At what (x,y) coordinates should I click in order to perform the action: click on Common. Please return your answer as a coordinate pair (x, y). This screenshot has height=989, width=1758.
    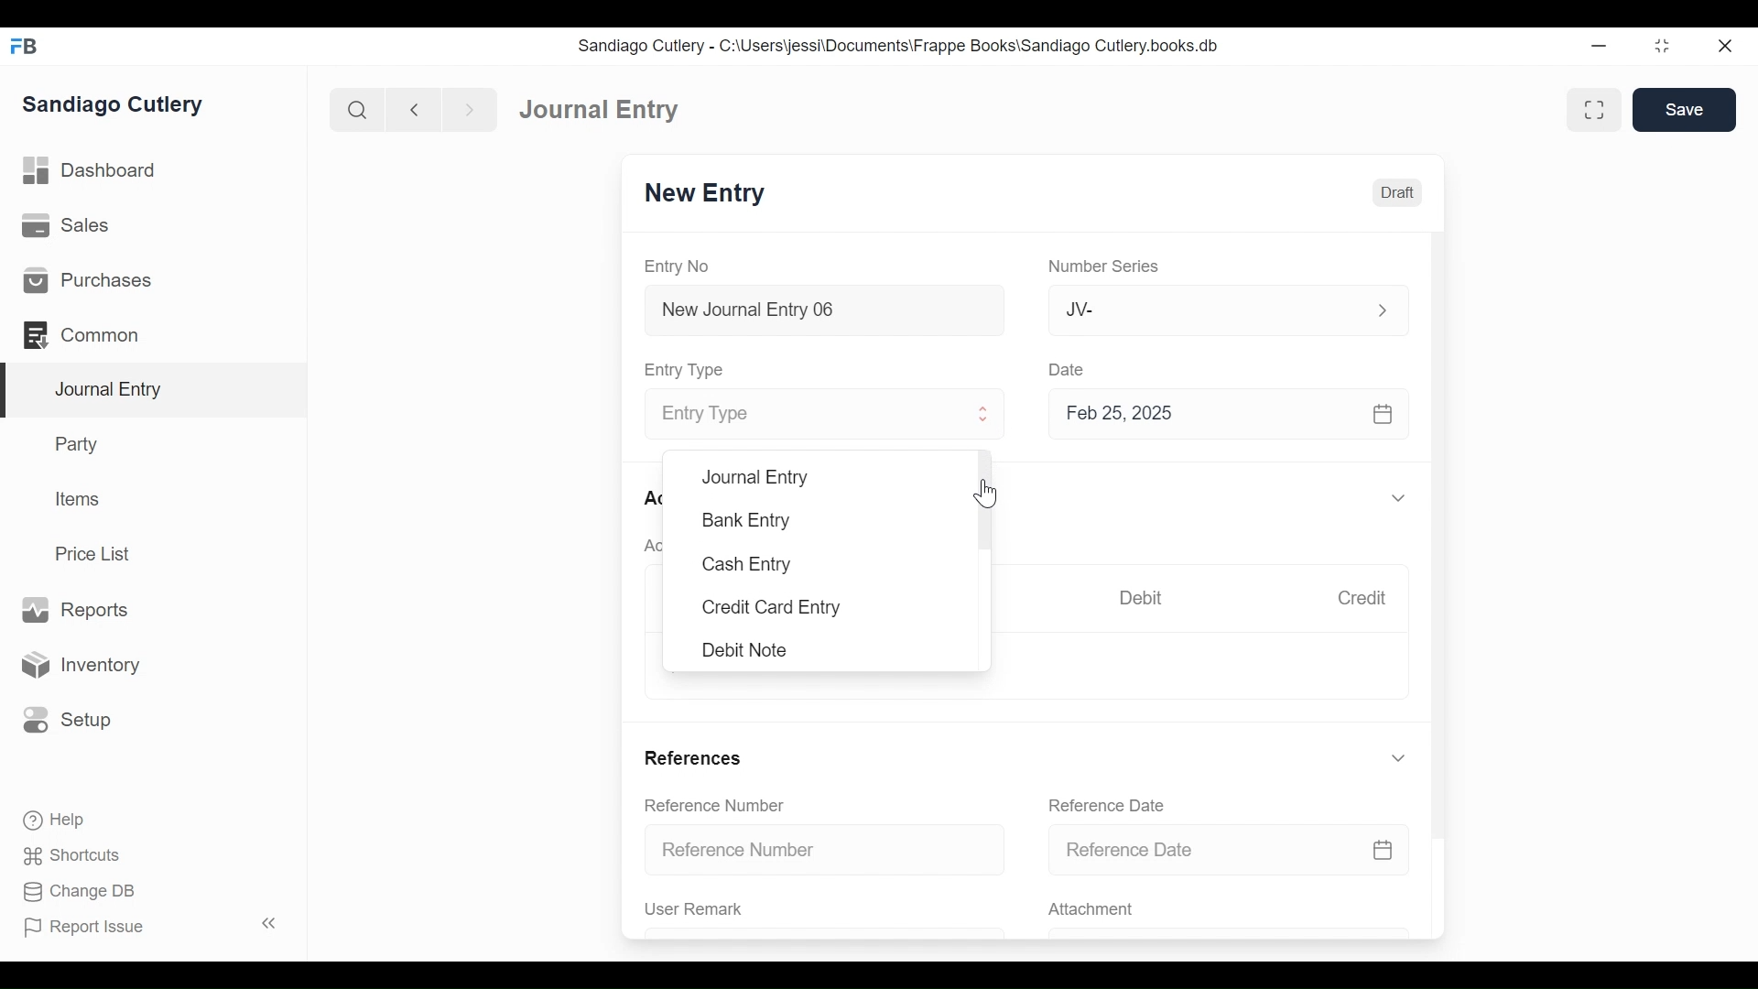
    Looking at the image, I should click on (91, 335).